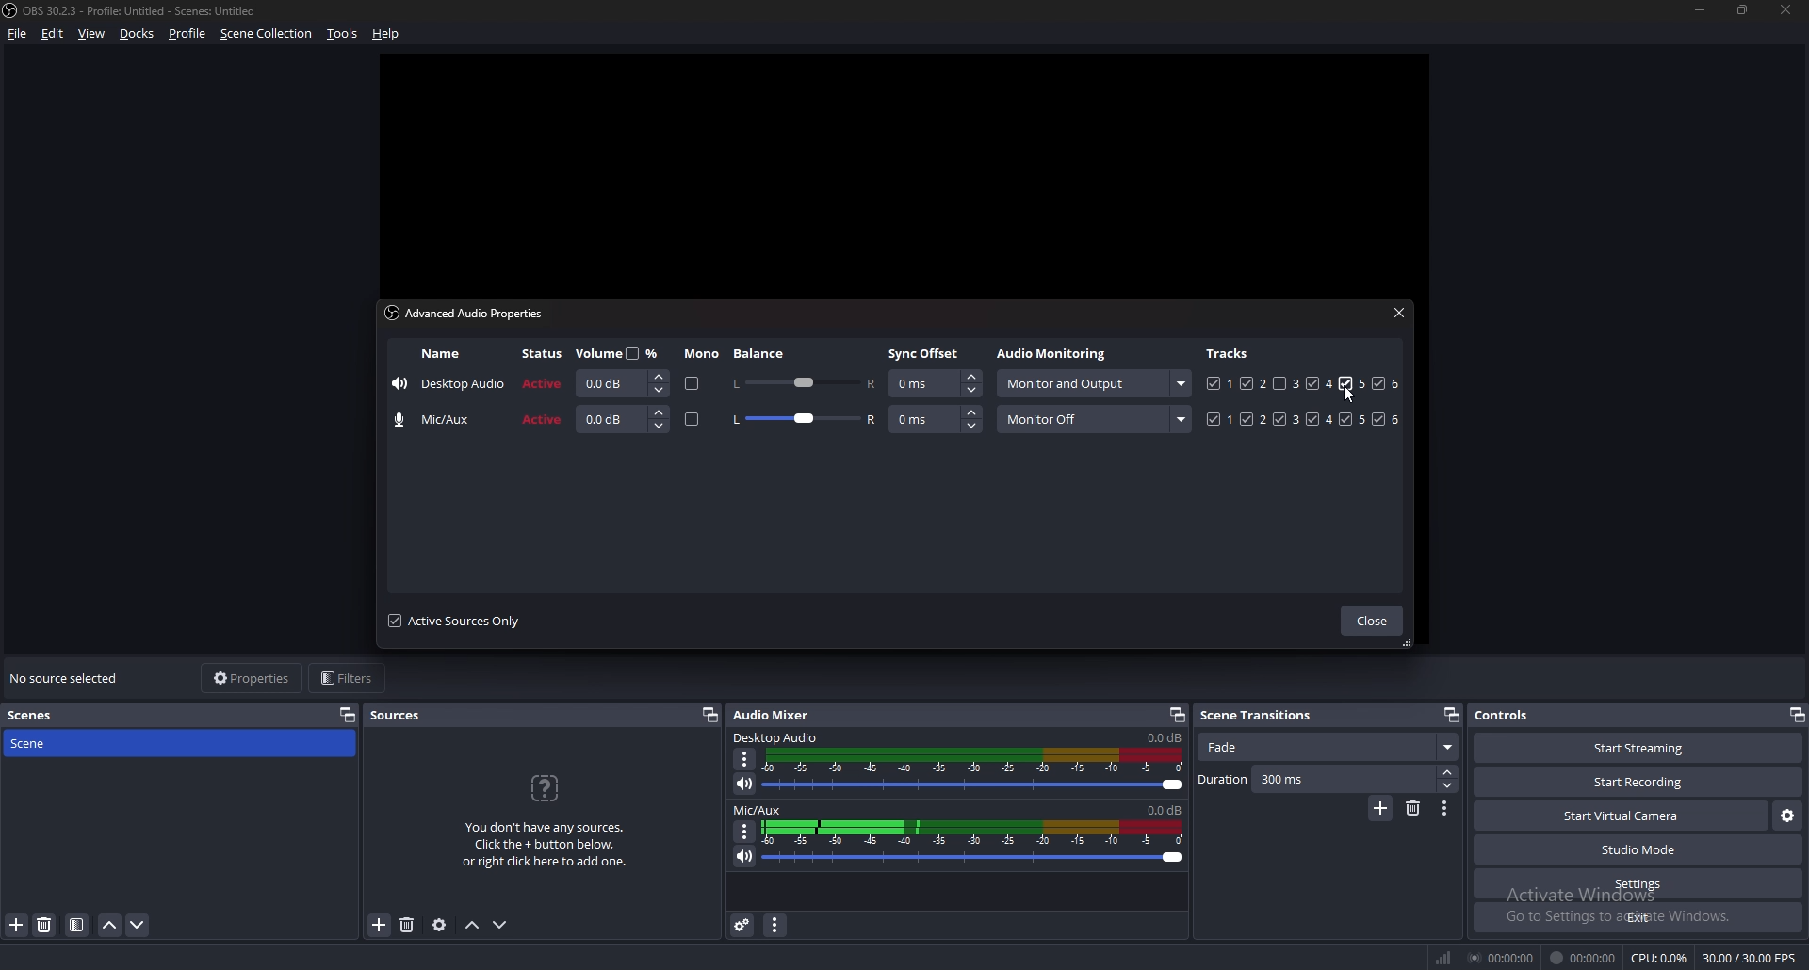 This screenshot has width=1809, height=970. I want to click on file, so click(19, 34).